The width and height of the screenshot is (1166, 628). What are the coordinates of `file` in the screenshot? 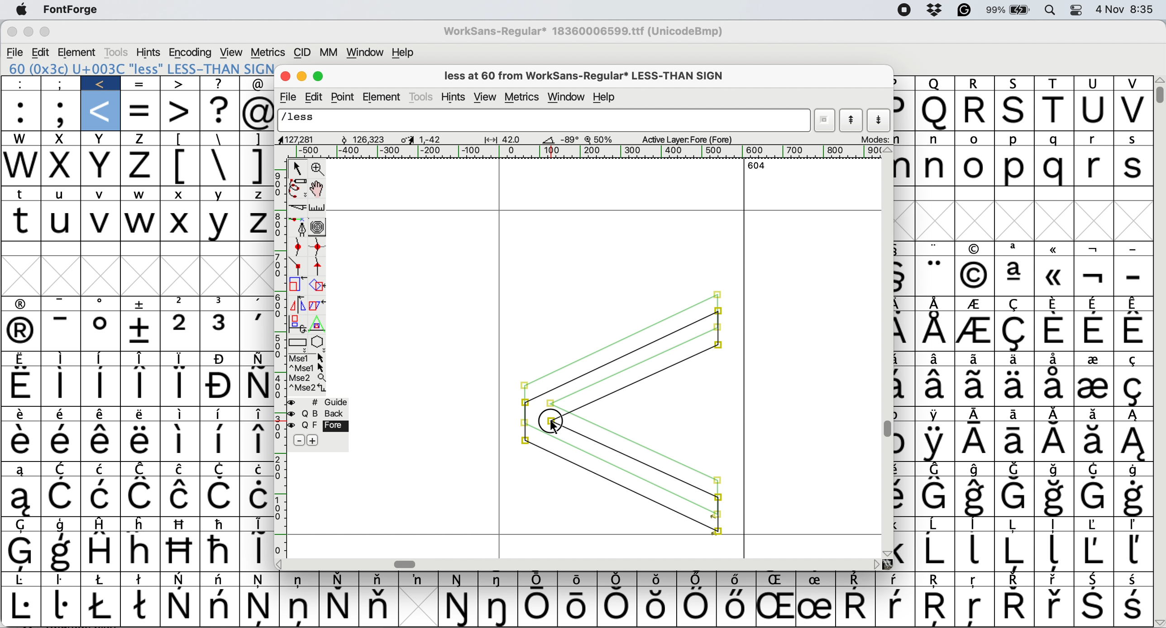 It's located at (289, 96).